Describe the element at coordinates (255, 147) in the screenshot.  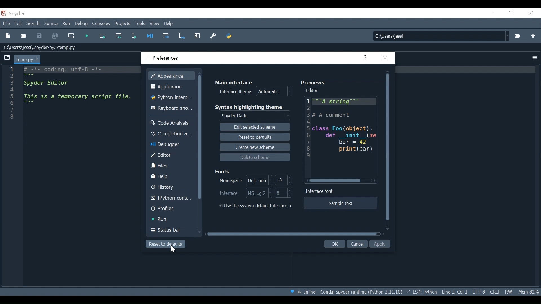
I see `Create new scheme` at that location.